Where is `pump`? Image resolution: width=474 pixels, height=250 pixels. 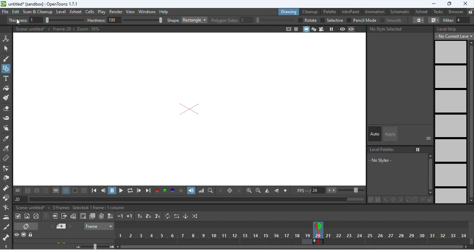
pump is located at coordinates (6, 188).